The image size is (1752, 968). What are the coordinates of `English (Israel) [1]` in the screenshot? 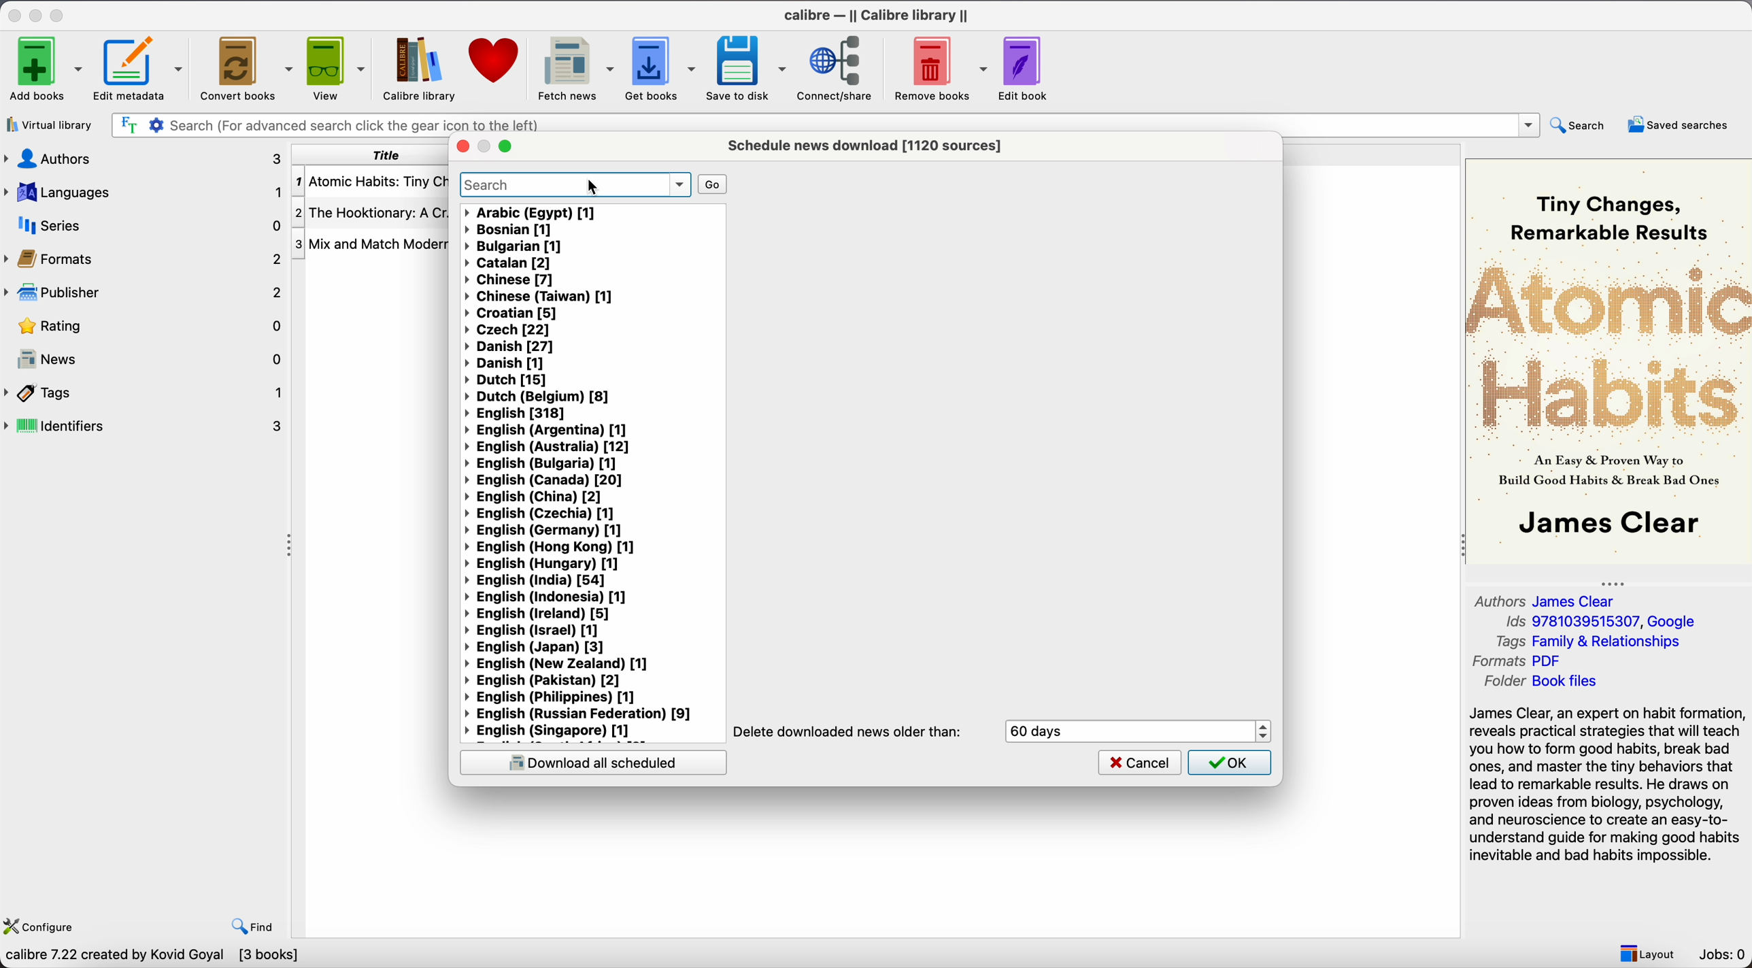 It's located at (531, 631).